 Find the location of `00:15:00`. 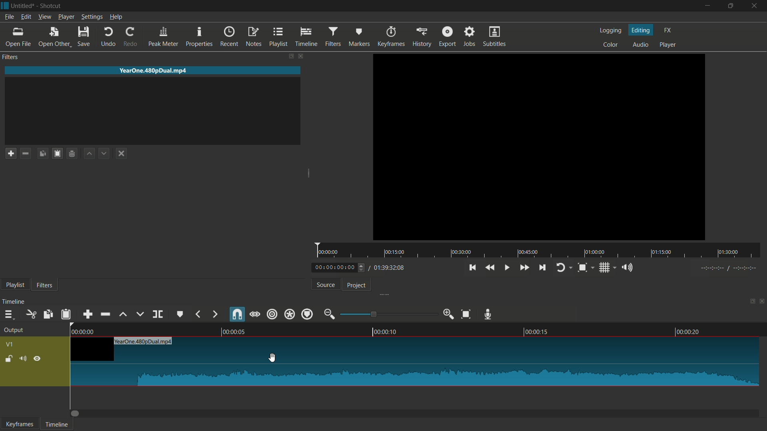

00:15:00 is located at coordinates (396, 253).